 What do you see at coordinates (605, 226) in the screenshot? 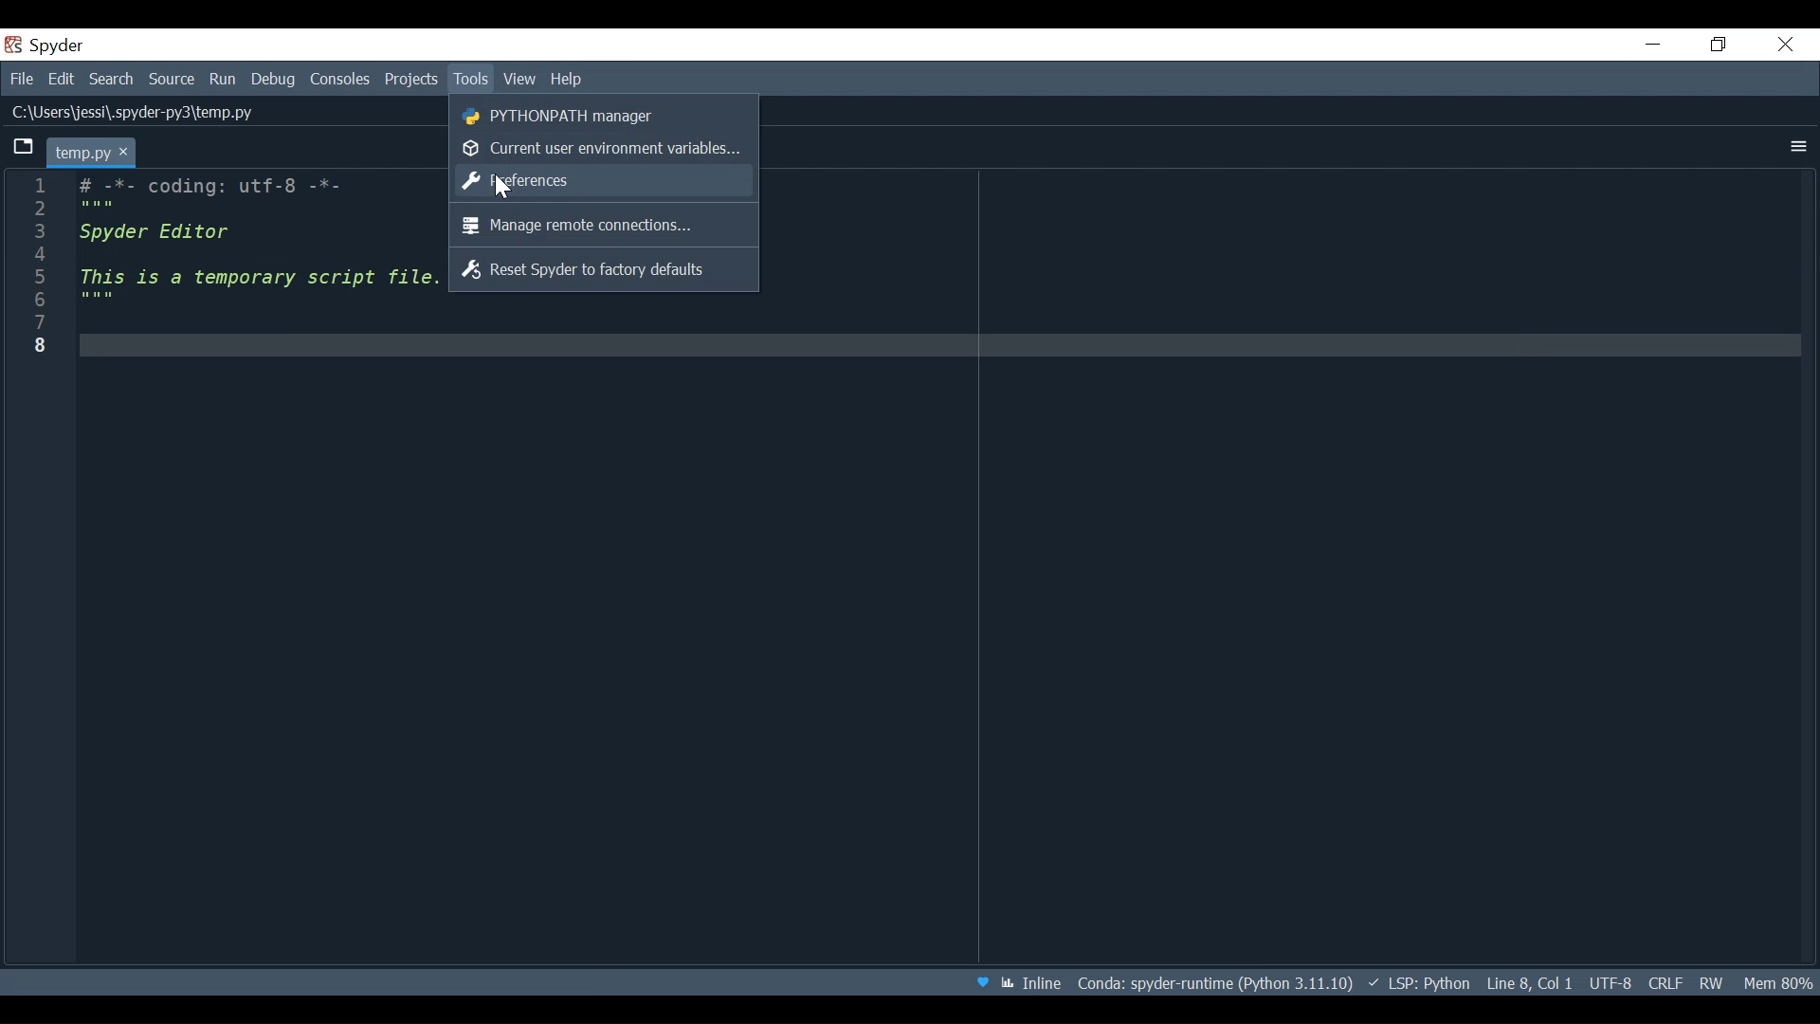
I see `Manage remote connection` at bounding box center [605, 226].